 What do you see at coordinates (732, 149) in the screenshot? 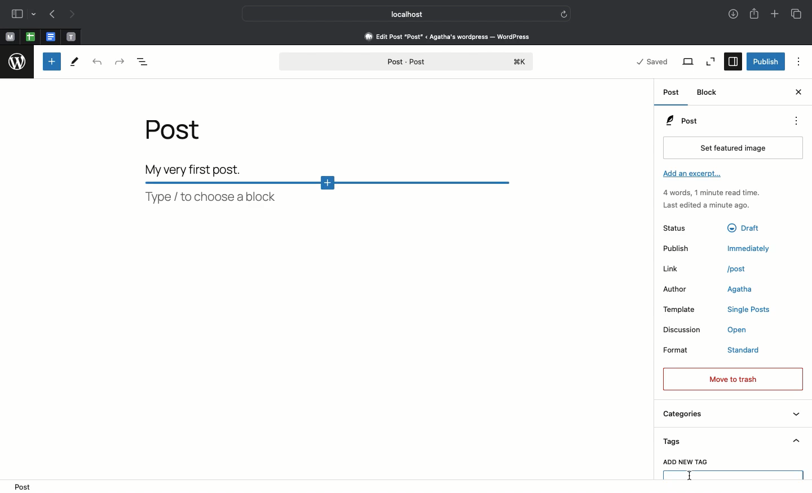
I see `Set featured image` at bounding box center [732, 149].